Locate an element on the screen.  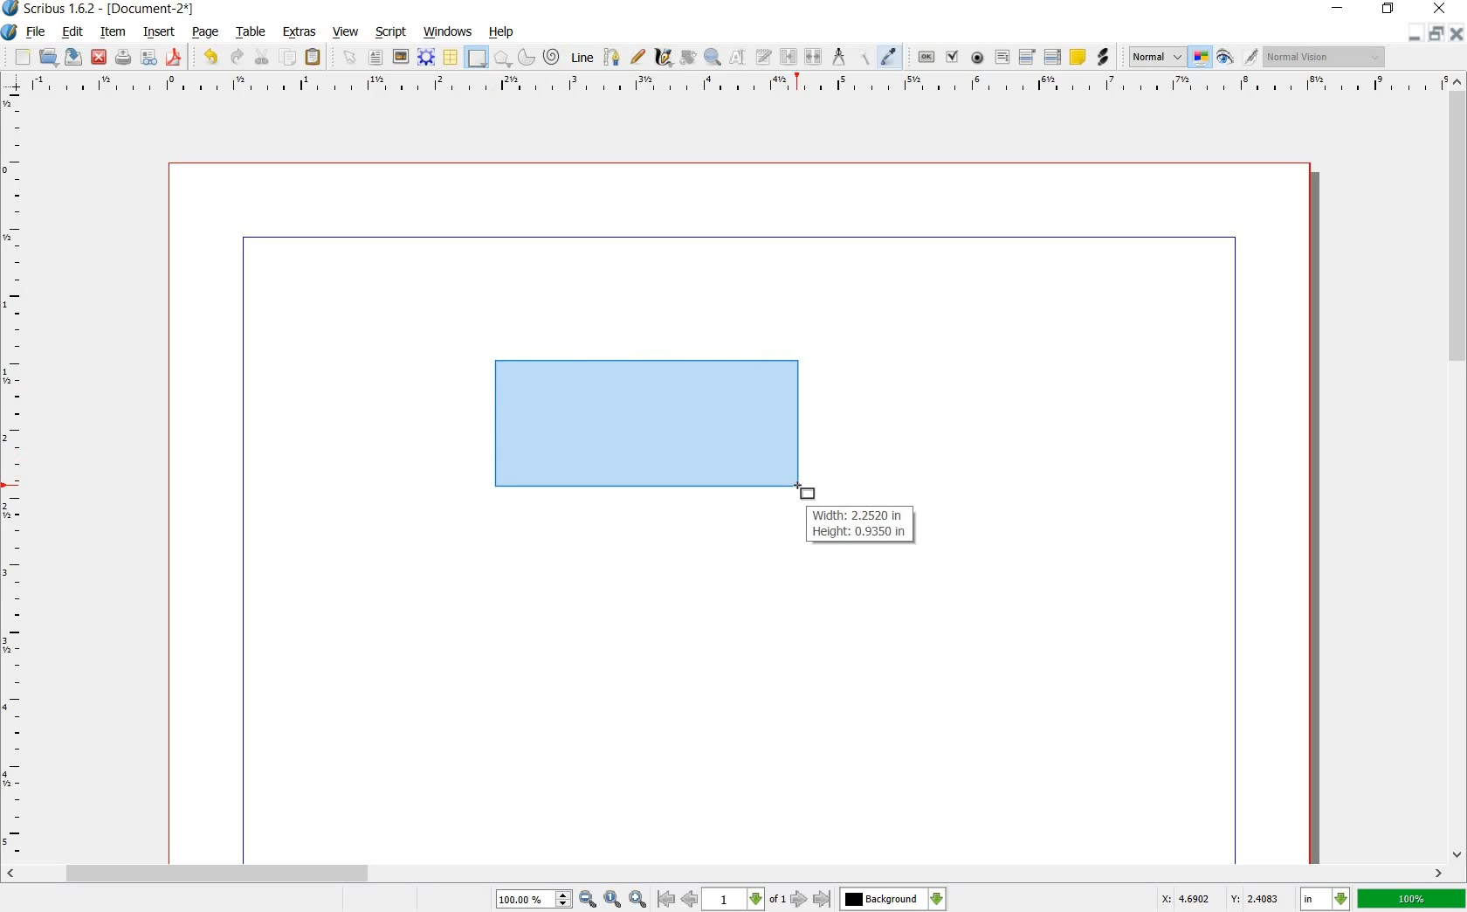
zoom to is located at coordinates (612, 899).